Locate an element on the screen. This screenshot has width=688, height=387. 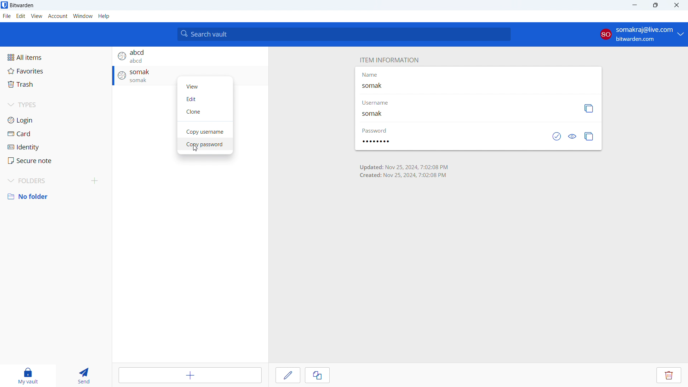
copy password is located at coordinates (589, 137).